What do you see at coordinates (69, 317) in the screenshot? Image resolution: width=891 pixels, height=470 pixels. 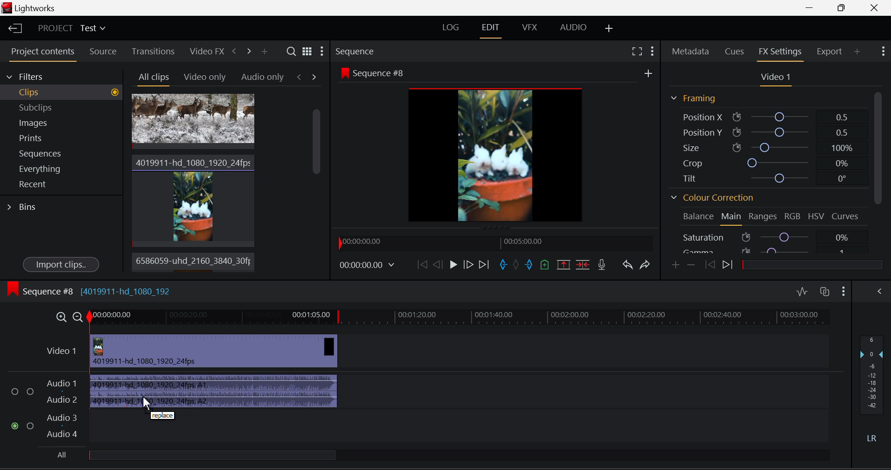 I see `Timeline Zoom In/Out` at bounding box center [69, 317].